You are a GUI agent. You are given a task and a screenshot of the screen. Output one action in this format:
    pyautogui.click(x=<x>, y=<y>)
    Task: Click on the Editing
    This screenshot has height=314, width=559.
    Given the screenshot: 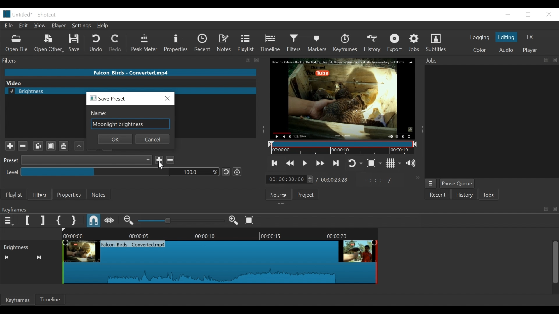 What is the action you would take?
    pyautogui.click(x=507, y=37)
    